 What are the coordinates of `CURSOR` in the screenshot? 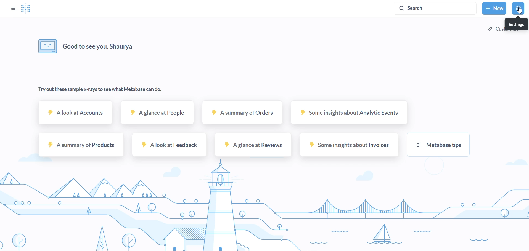 It's located at (520, 12).